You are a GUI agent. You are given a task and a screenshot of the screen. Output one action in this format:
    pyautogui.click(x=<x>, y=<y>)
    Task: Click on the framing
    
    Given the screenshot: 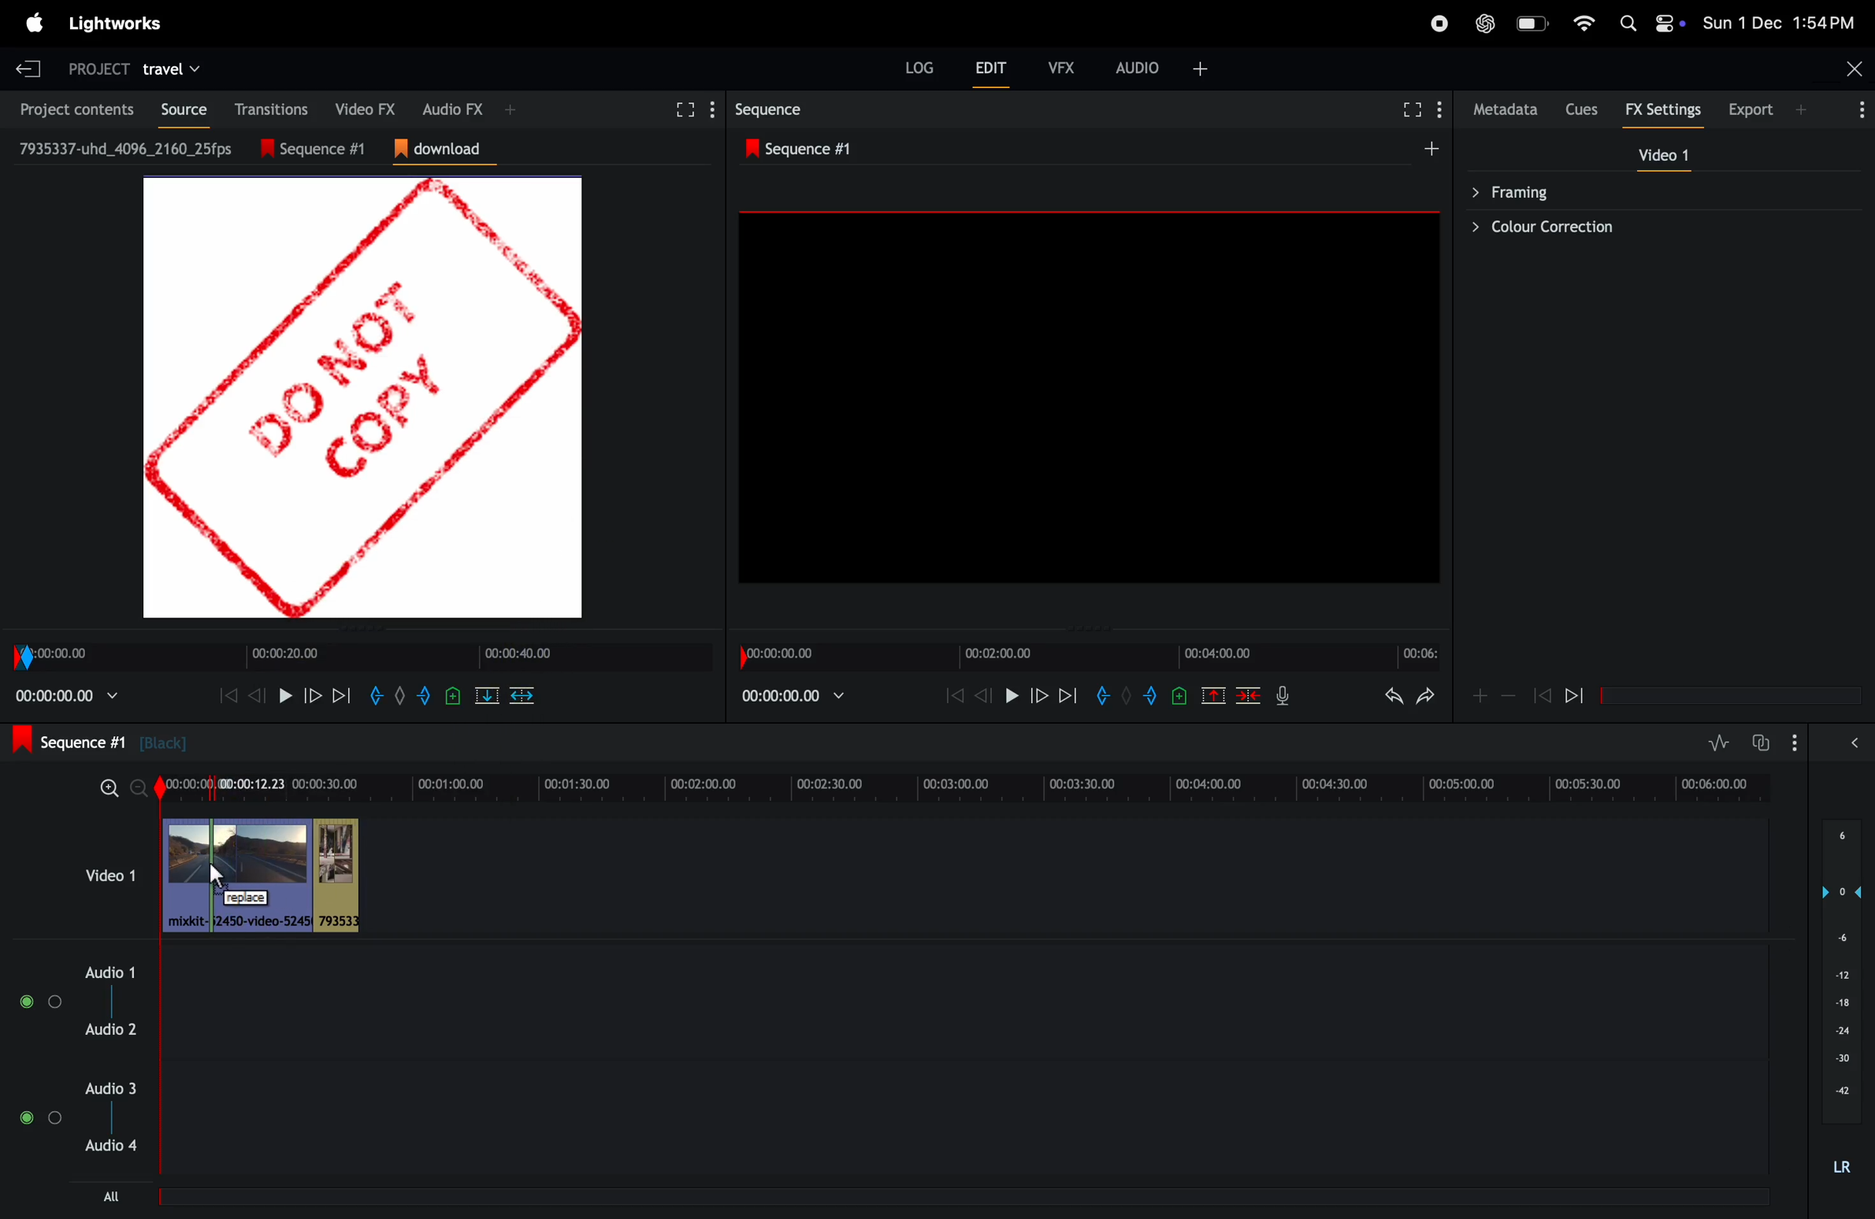 What is the action you would take?
    pyautogui.click(x=1653, y=191)
    